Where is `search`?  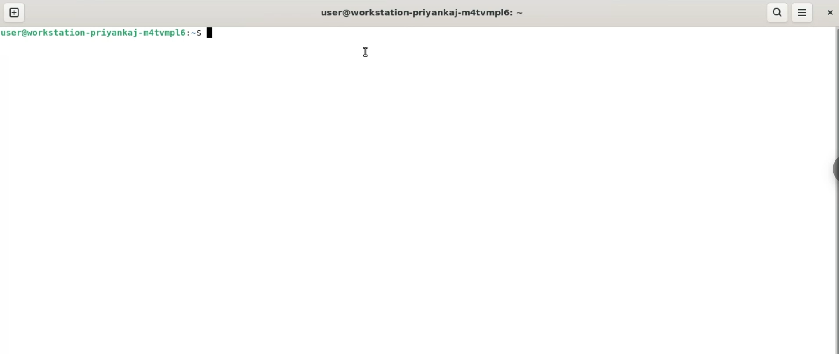
search is located at coordinates (776, 12).